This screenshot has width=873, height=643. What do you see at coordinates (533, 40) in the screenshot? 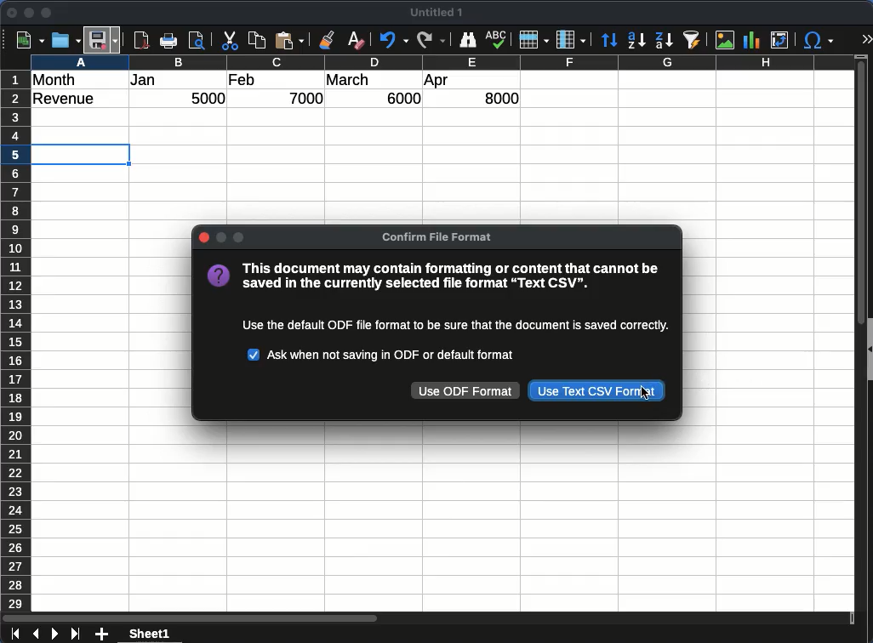
I see `row` at bounding box center [533, 40].